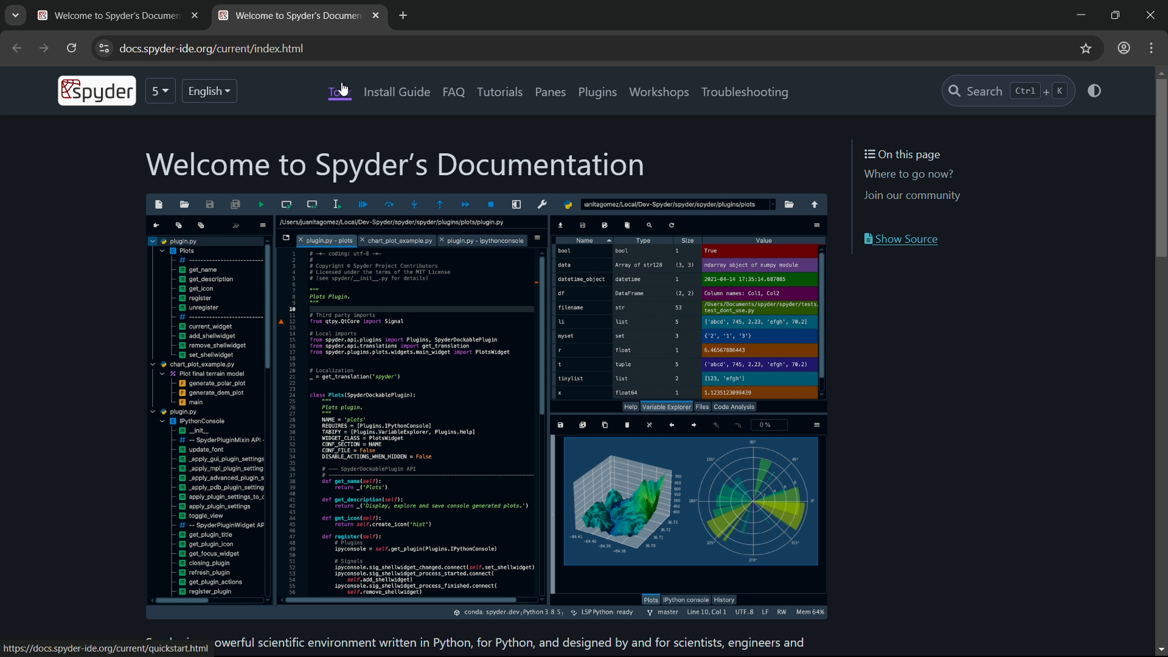  What do you see at coordinates (499, 92) in the screenshot?
I see `tutorials` at bounding box center [499, 92].